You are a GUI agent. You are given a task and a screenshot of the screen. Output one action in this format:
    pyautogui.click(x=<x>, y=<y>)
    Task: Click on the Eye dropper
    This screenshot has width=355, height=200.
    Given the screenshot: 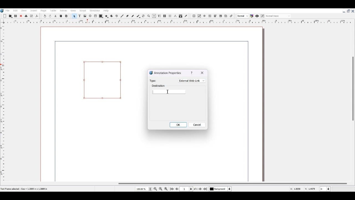 What is the action you would take?
    pyautogui.click(x=186, y=16)
    